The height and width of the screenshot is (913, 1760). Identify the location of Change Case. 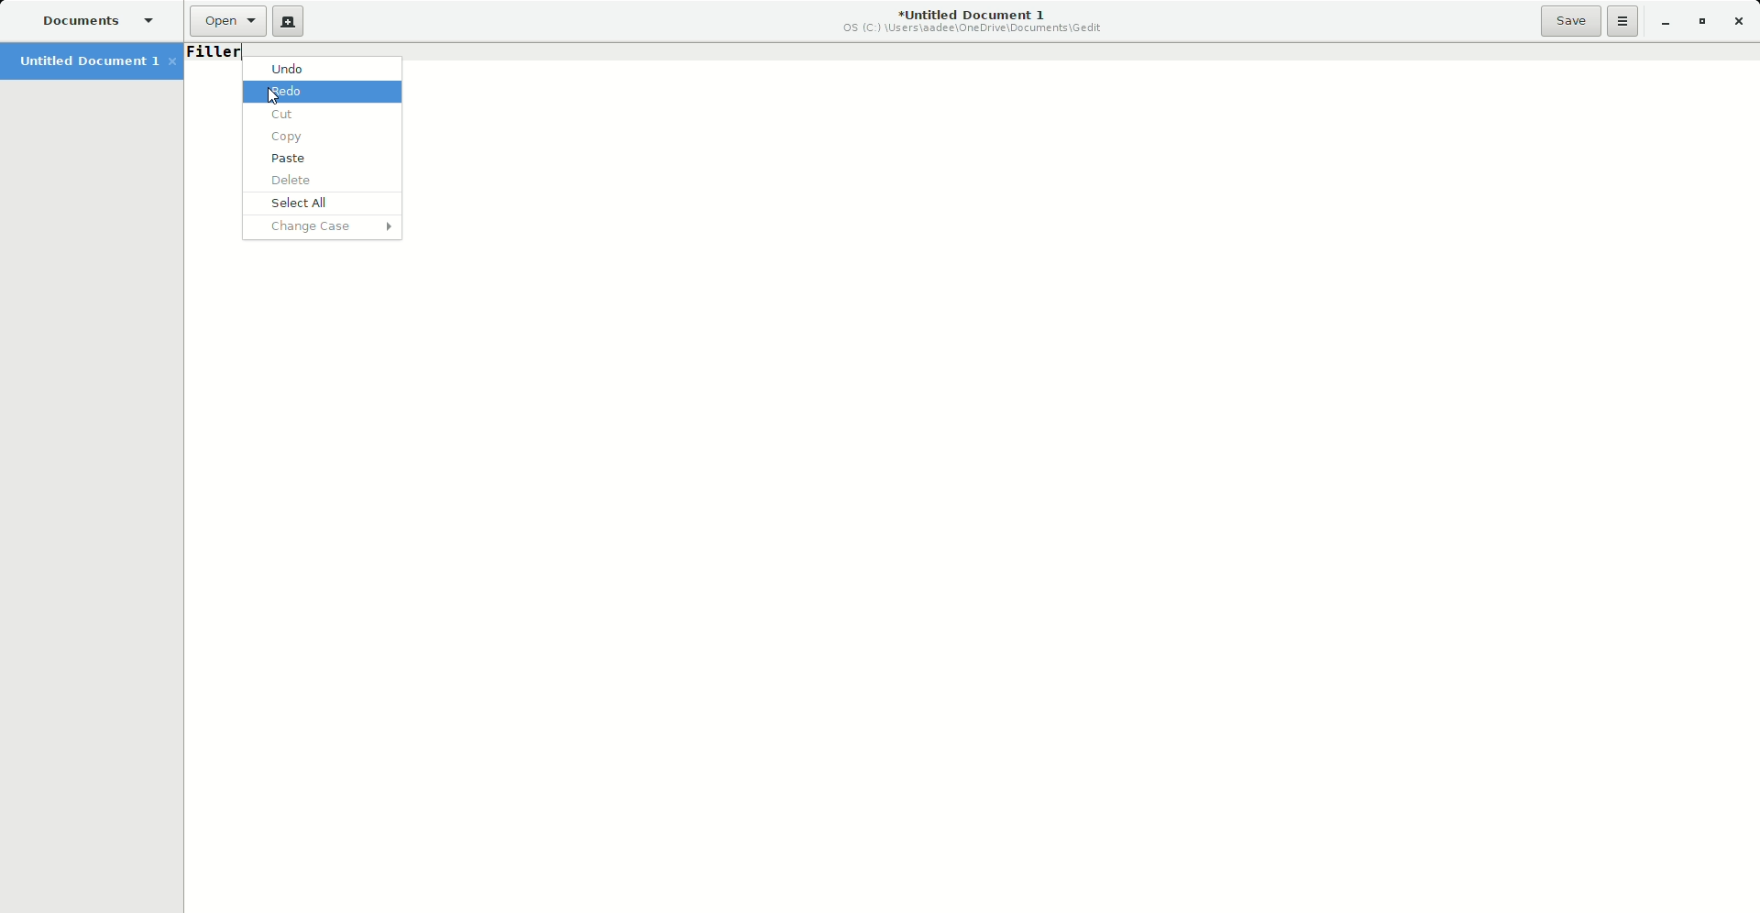
(322, 226).